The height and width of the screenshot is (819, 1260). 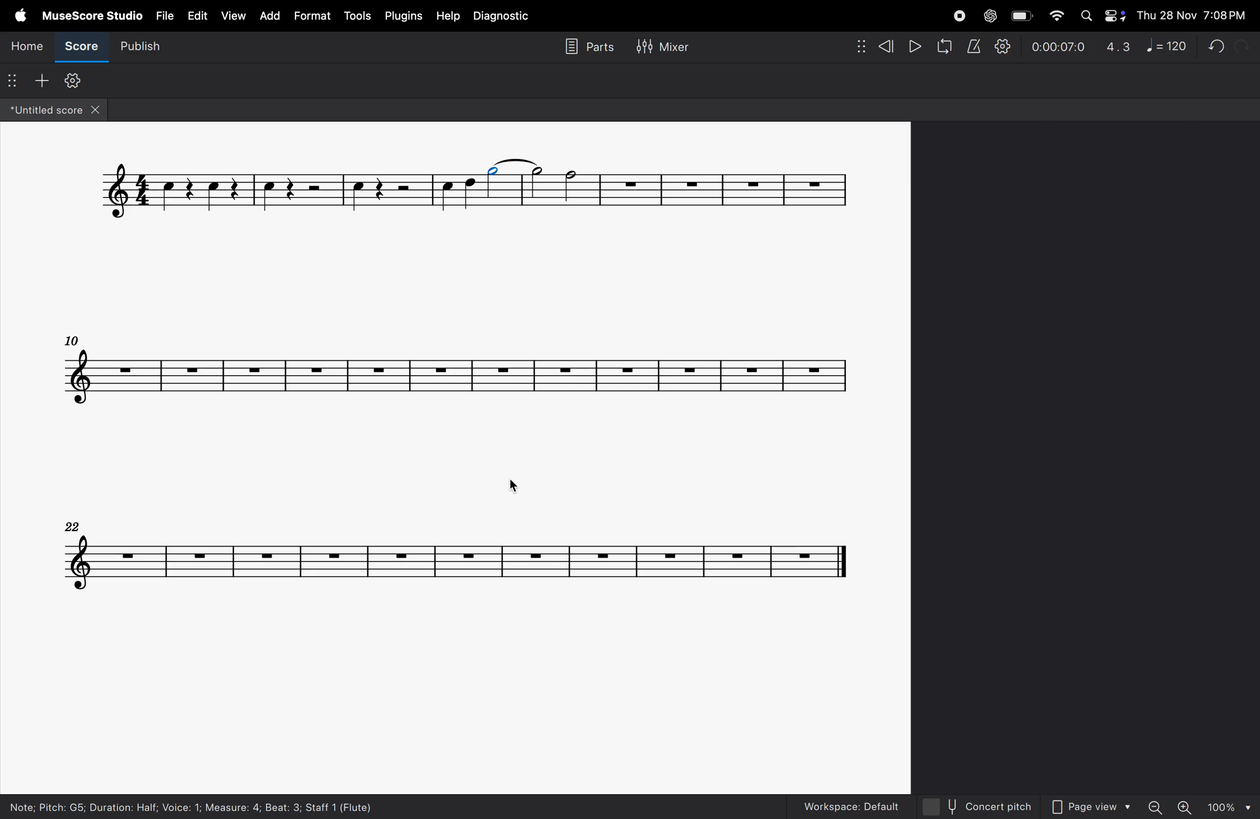 I want to click on cursor, so click(x=515, y=485).